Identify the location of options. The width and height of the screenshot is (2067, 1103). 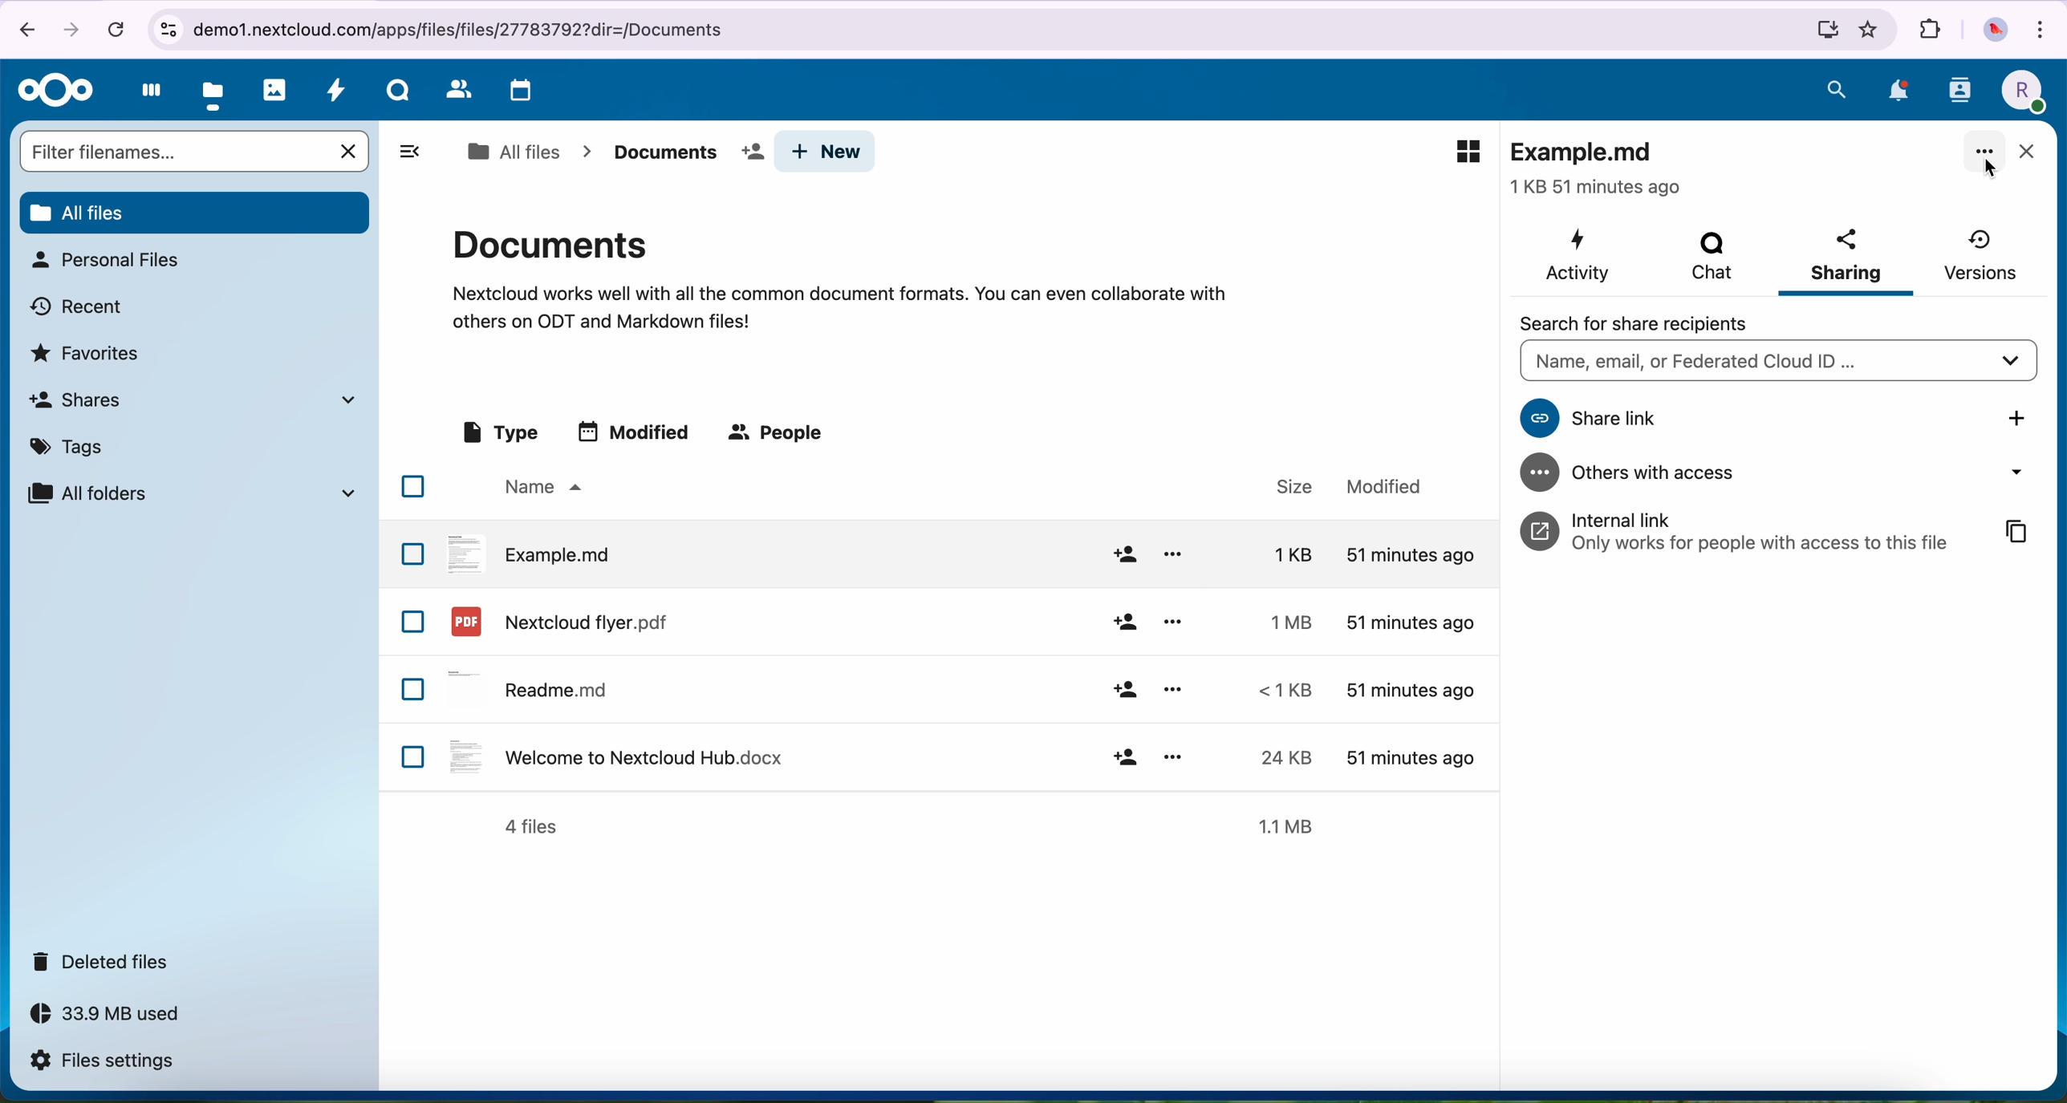
(1173, 554).